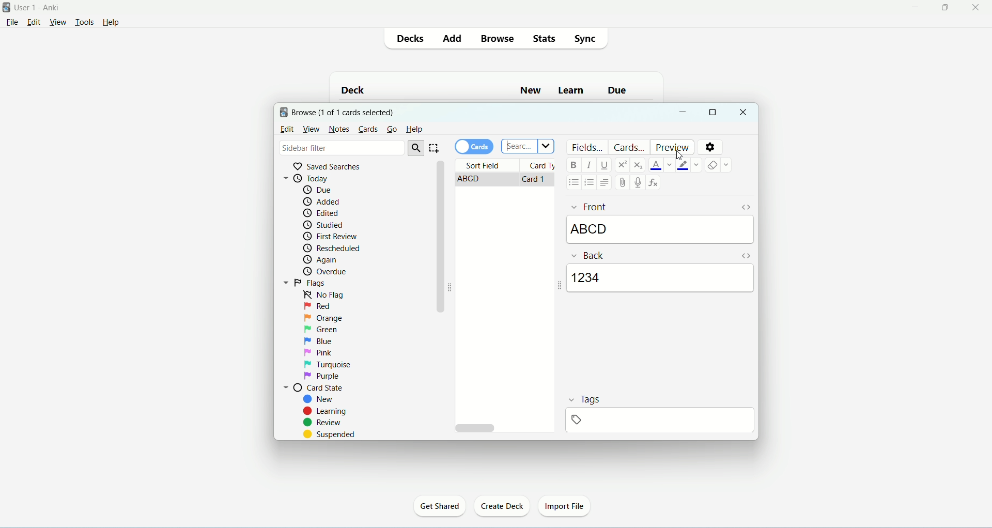 The image size is (992, 528). I want to click on cards, so click(629, 147).